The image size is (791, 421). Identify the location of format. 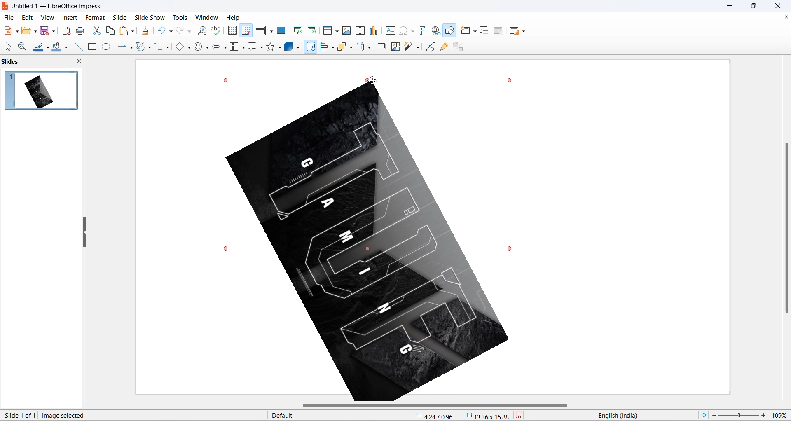
(94, 18).